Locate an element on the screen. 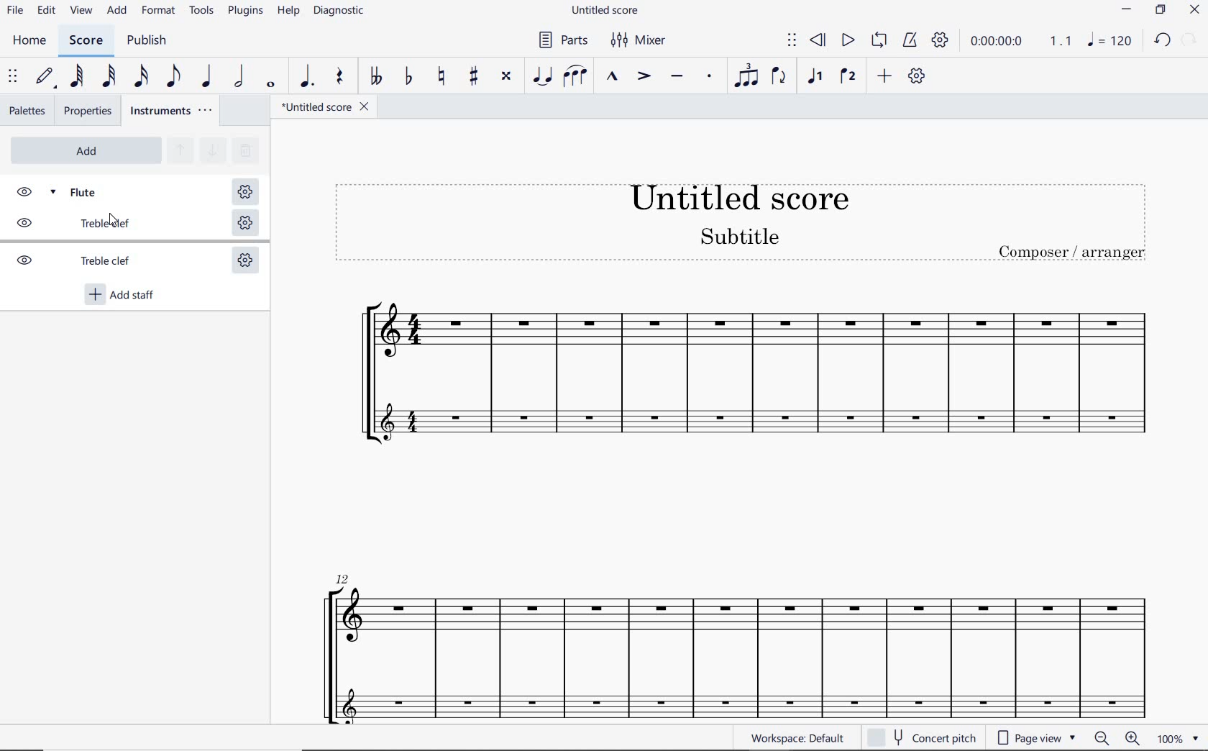 The image size is (1208, 751). SLUR is located at coordinates (575, 76).